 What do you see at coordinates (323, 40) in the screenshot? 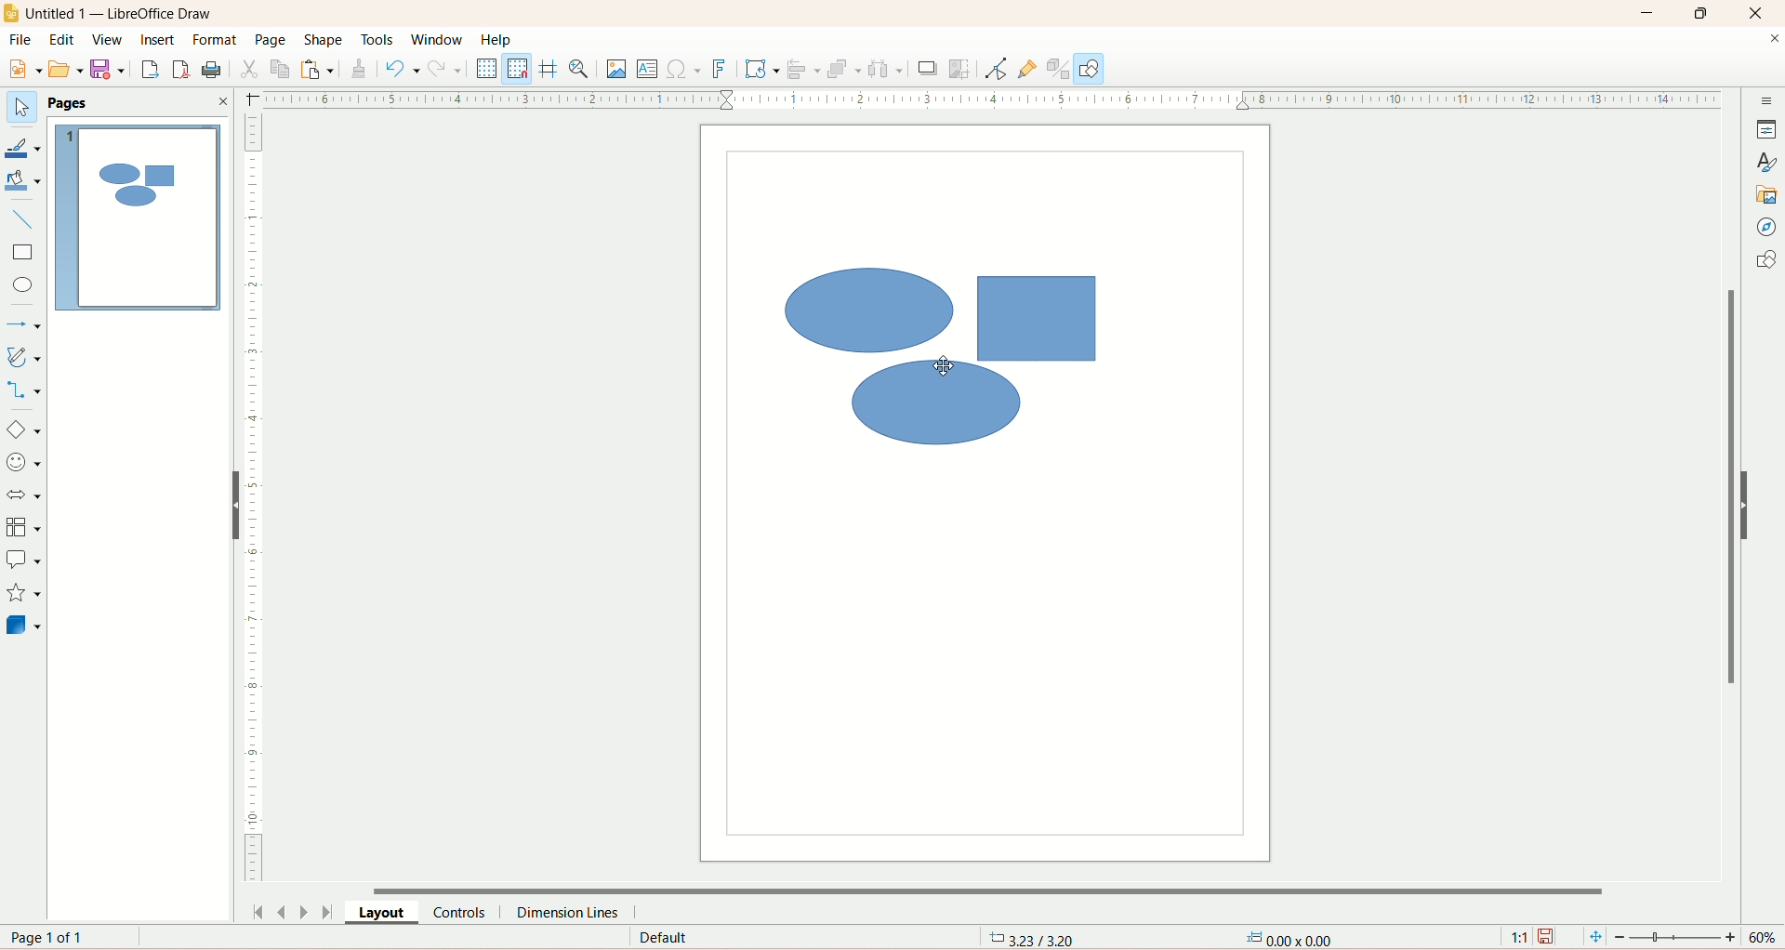
I see `shape` at bounding box center [323, 40].